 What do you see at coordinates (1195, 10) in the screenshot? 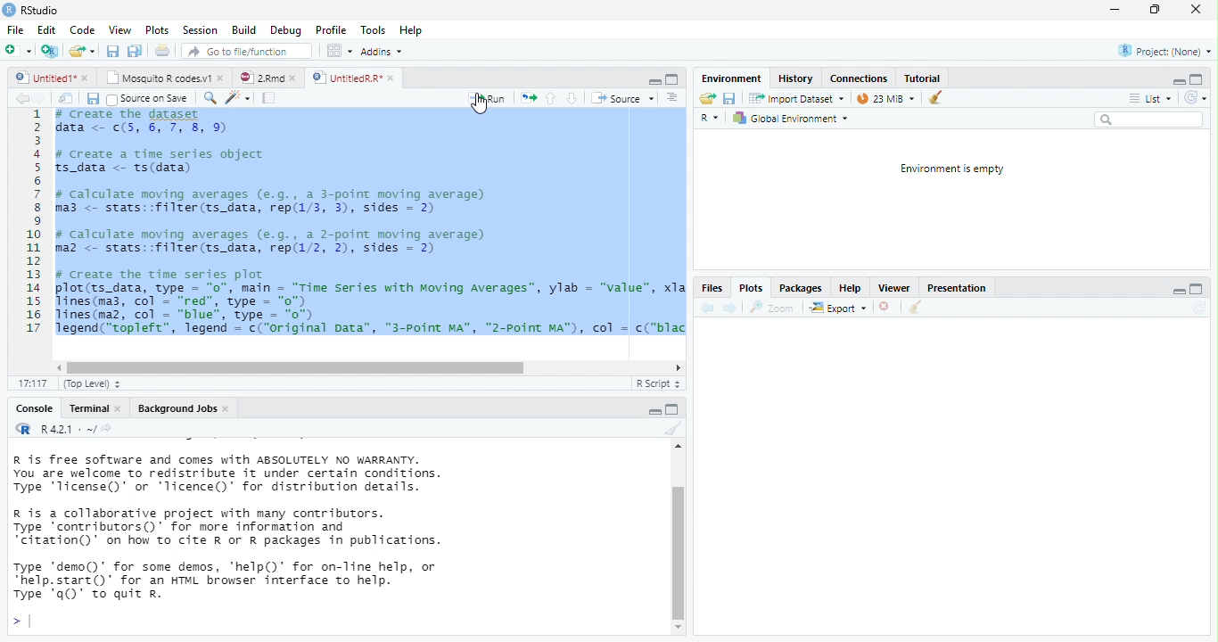
I see `close` at bounding box center [1195, 10].